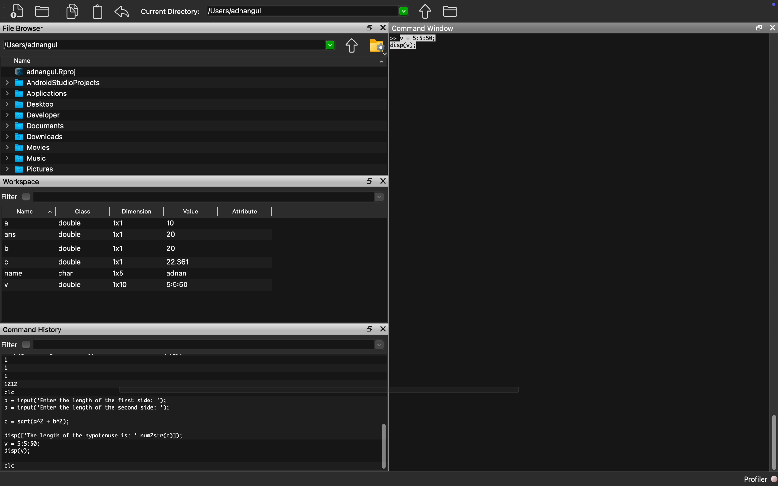 The width and height of the screenshot is (778, 486). Describe the element at coordinates (70, 222) in the screenshot. I see `double` at that location.